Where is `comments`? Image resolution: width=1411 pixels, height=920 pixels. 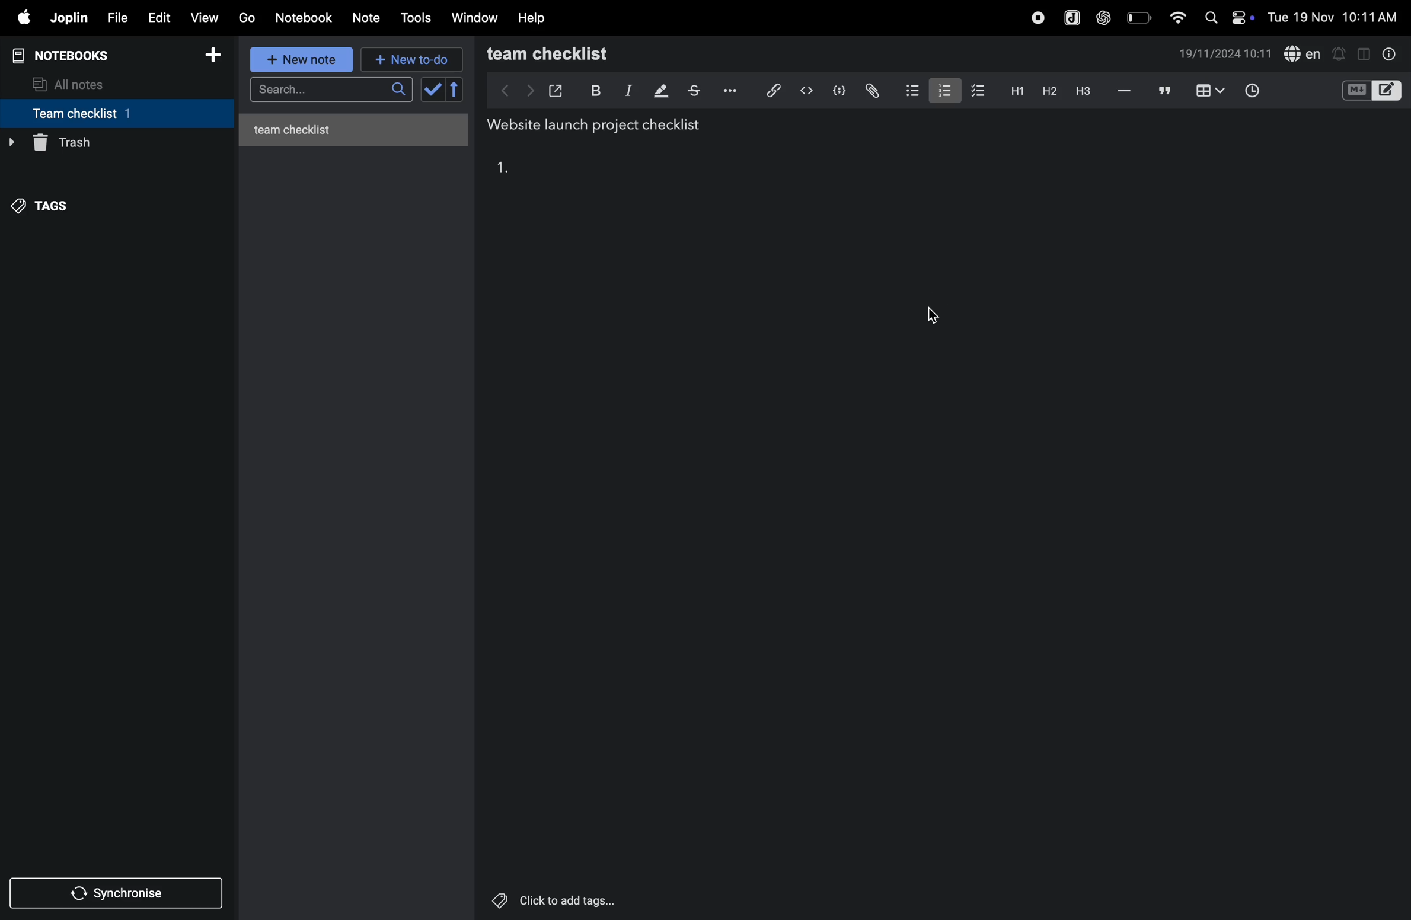
comments is located at coordinates (1162, 91).